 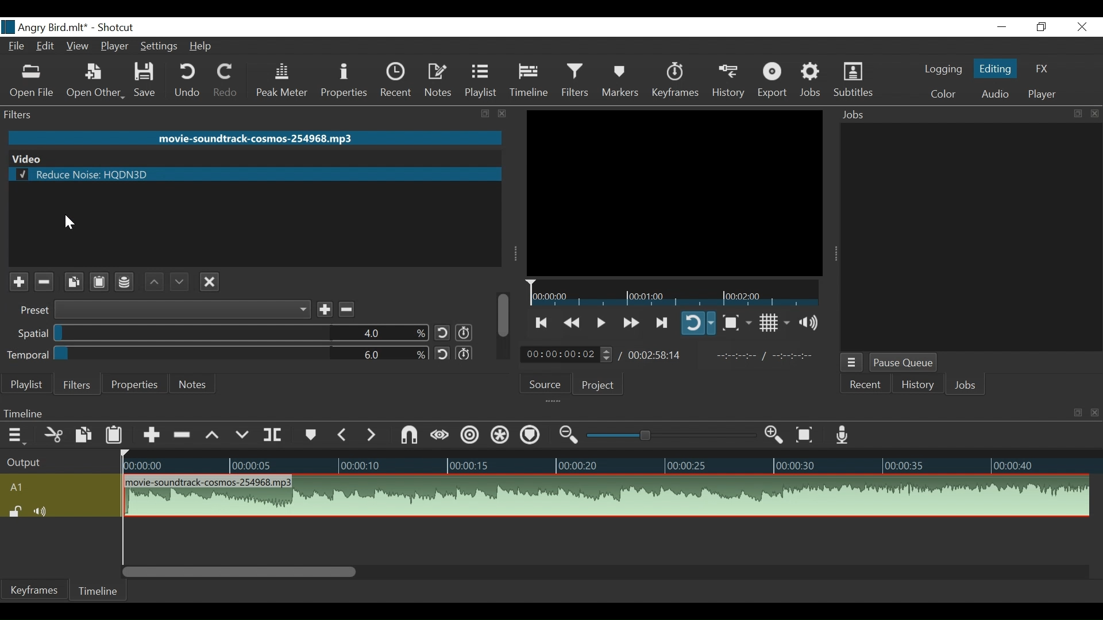 I want to click on Cut, so click(x=51, y=434).